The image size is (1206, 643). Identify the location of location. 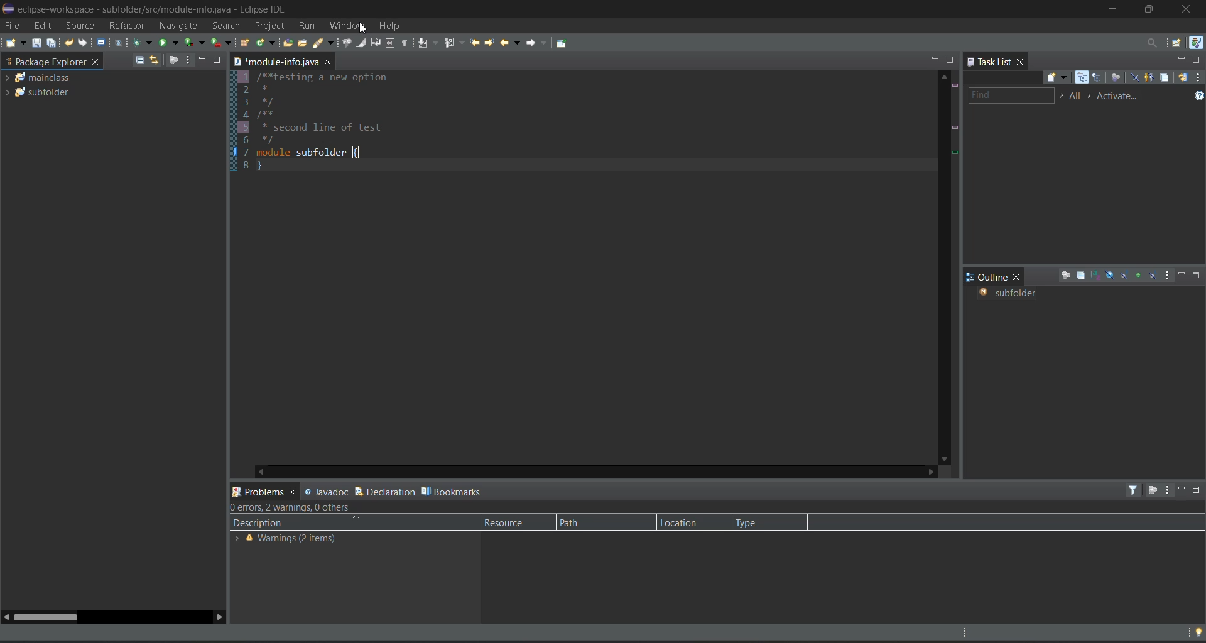
(689, 522).